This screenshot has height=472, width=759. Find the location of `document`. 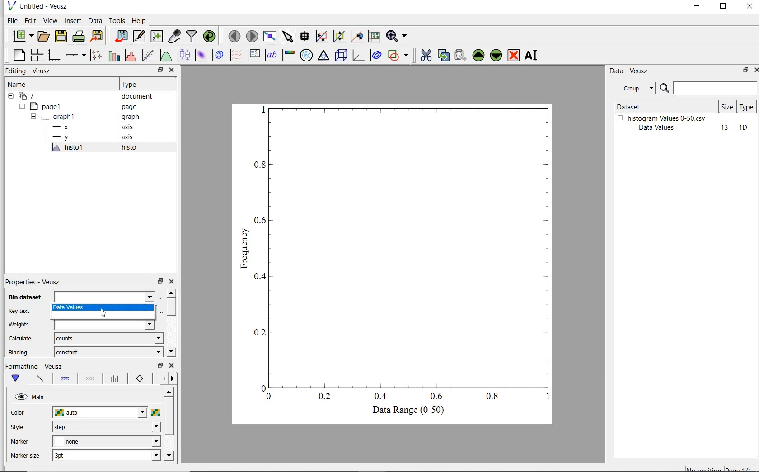

document is located at coordinates (137, 97).